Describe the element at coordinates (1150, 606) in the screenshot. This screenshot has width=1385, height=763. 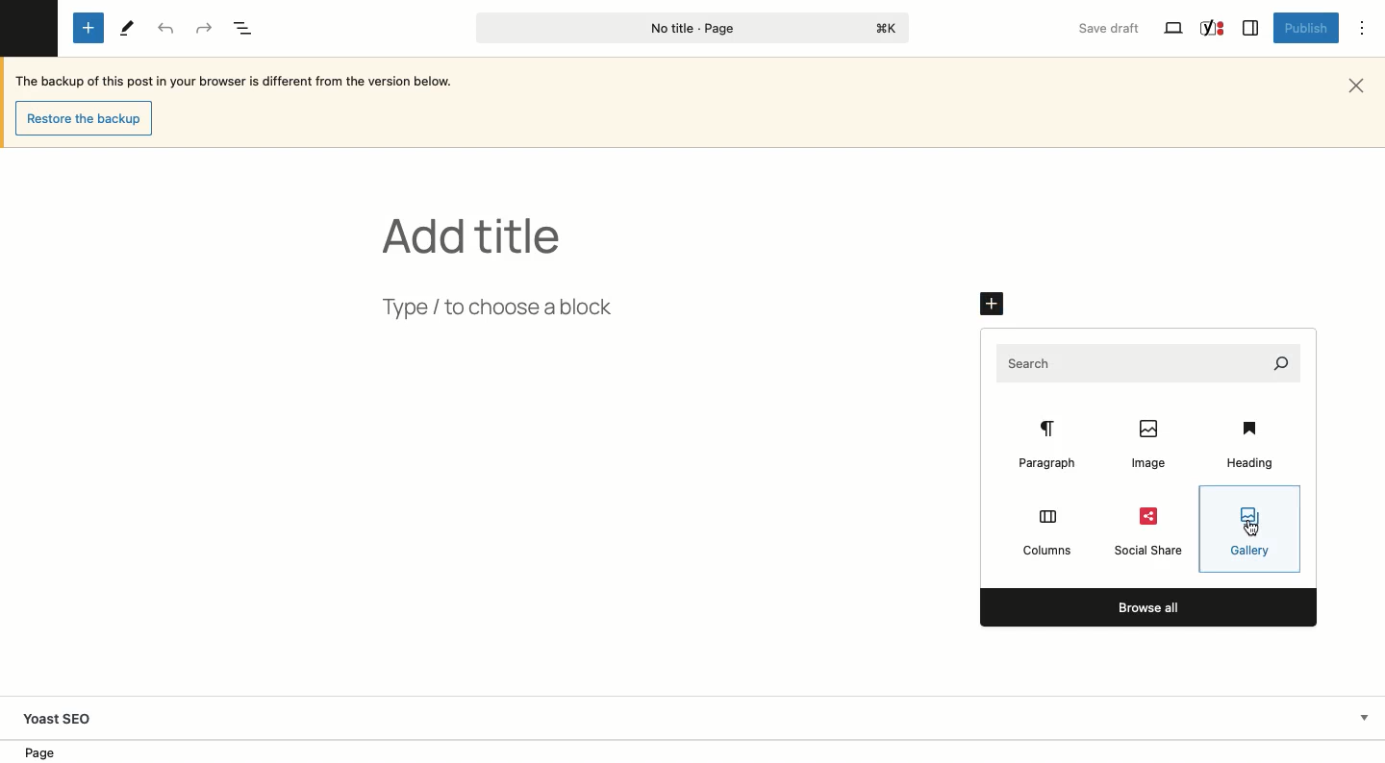
I see `Browse all` at that location.